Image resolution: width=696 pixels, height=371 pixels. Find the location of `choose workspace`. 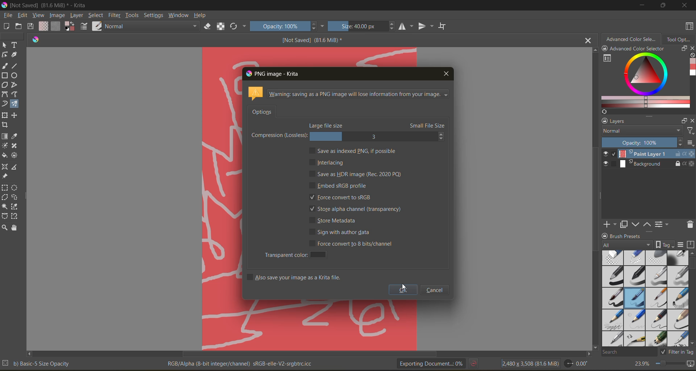

choose workspace is located at coordinates (688, 27).